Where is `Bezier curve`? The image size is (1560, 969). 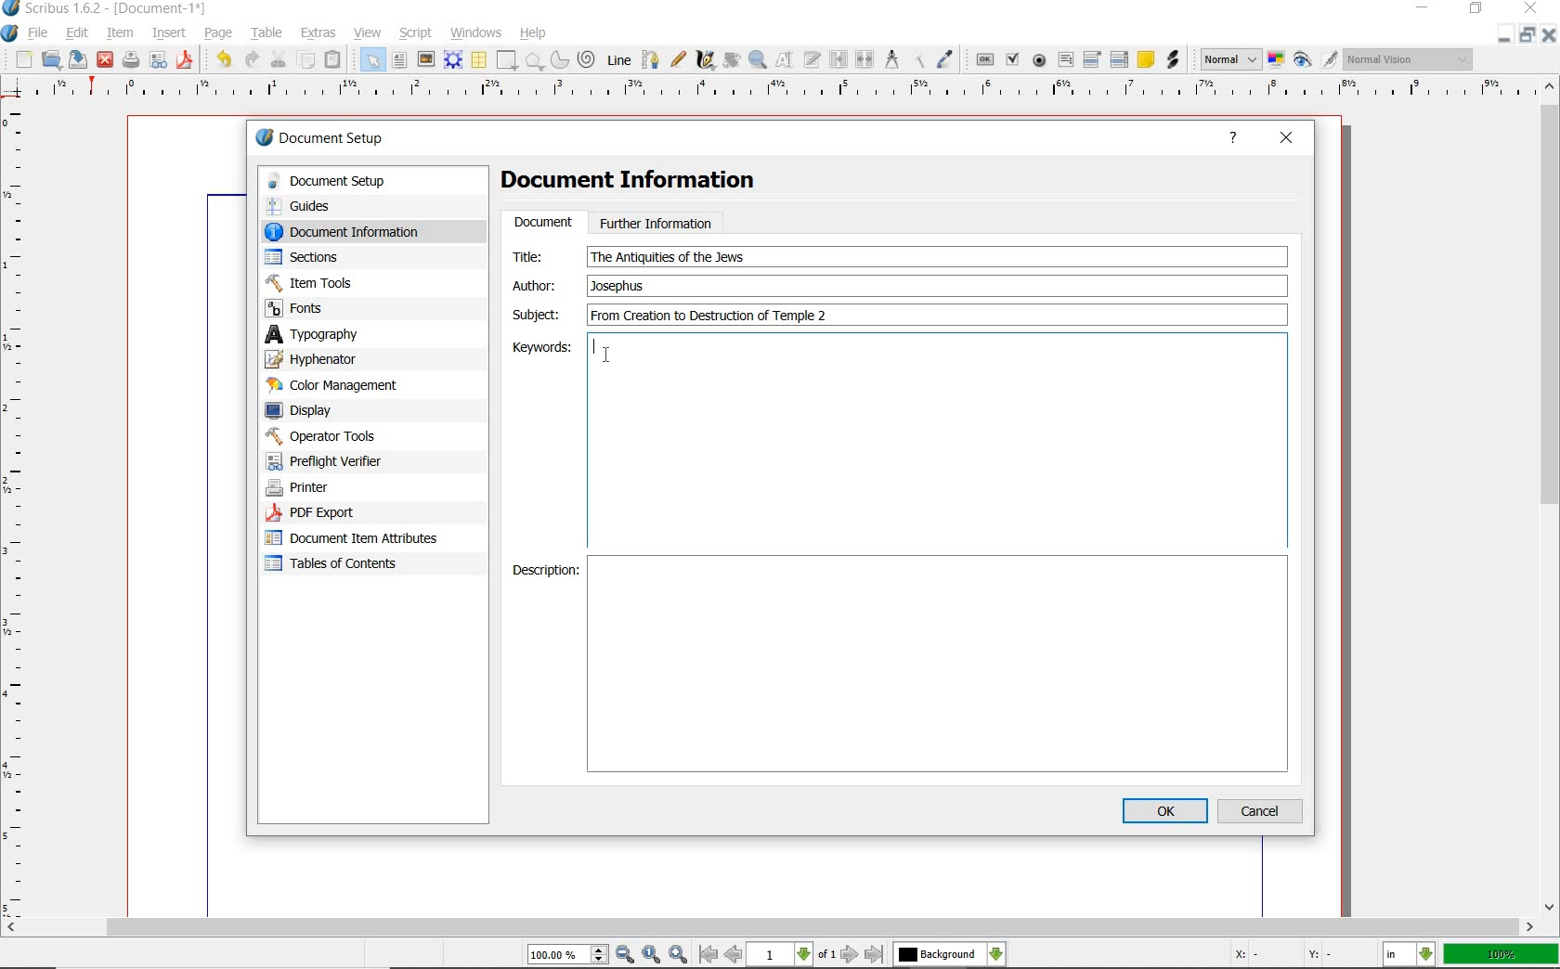 Bezier curve is located at coordinates (650, 59).